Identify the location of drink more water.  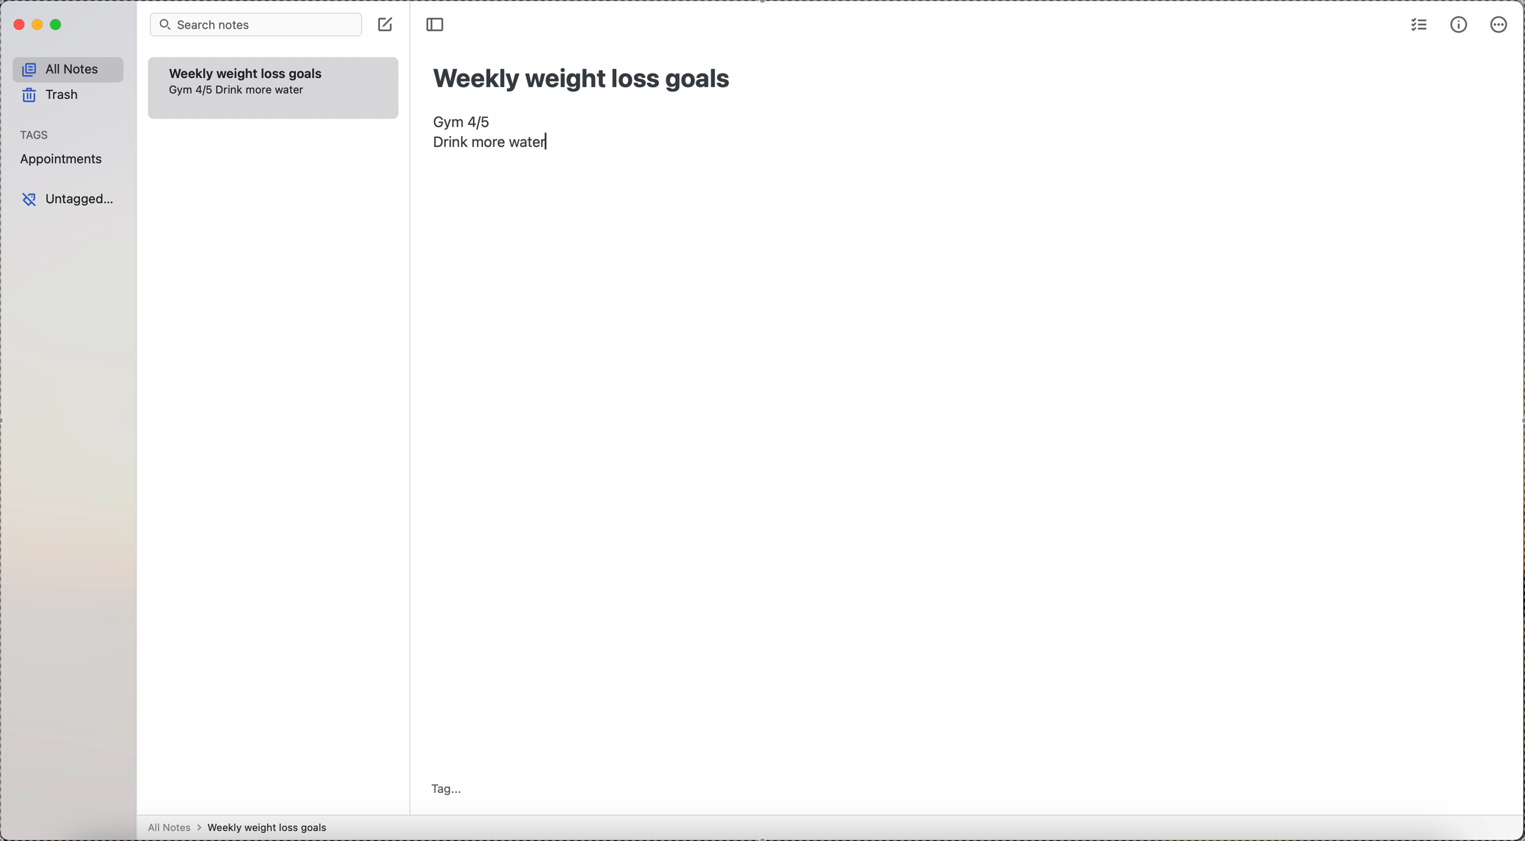
(261, 91).